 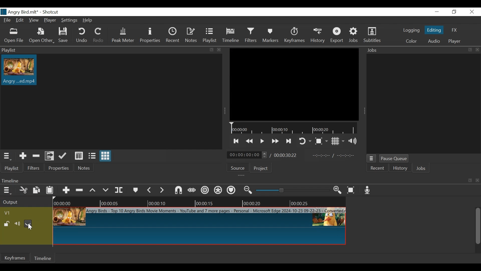 What do you see at coordinates (199, 201) in the screenshot?
I see `Timeline` at bounding box center [199, 201].